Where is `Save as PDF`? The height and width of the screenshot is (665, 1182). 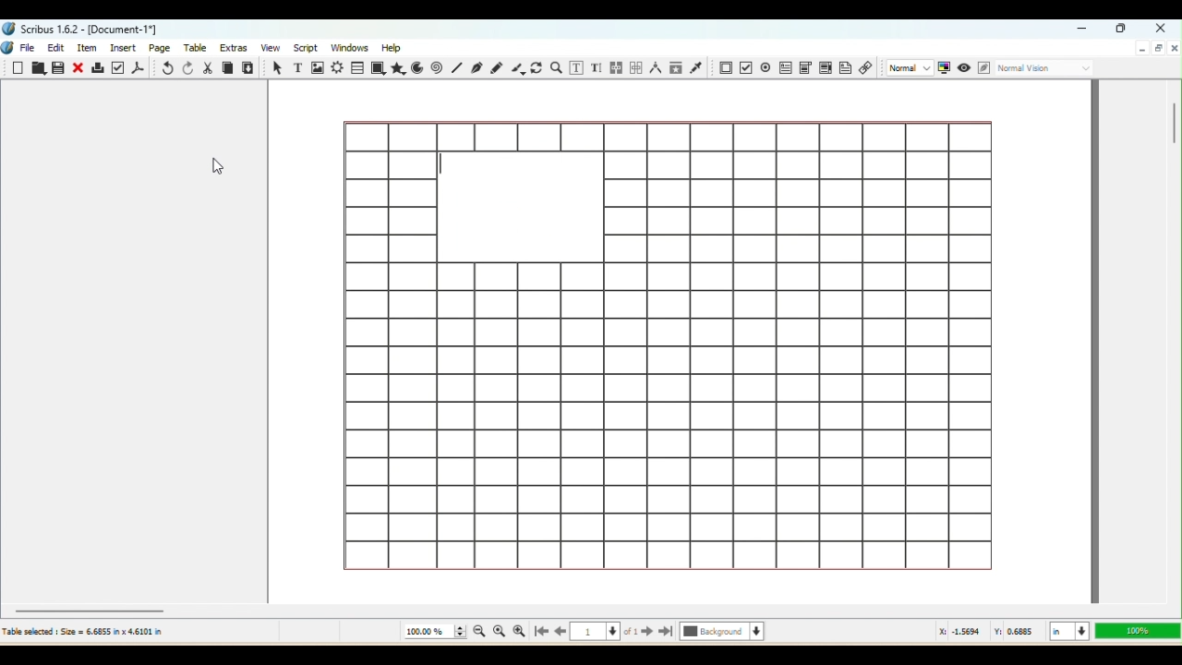 Save as PDF is located at coordinates (139, 67).